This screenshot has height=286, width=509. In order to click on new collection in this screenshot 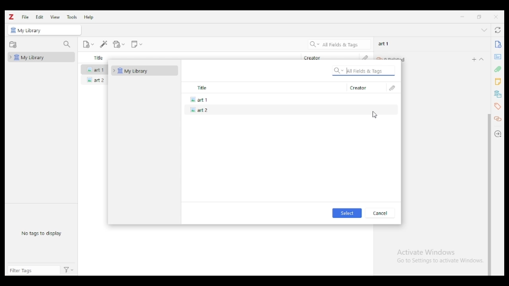, I will do `click(13, 45)`.